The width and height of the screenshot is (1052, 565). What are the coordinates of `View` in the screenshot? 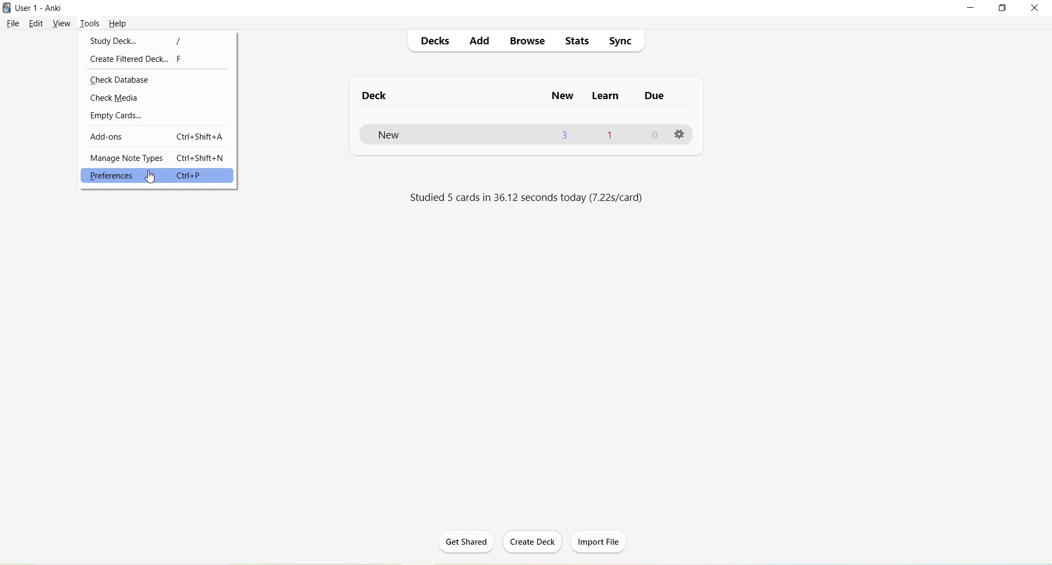 It's located at (62, 23).